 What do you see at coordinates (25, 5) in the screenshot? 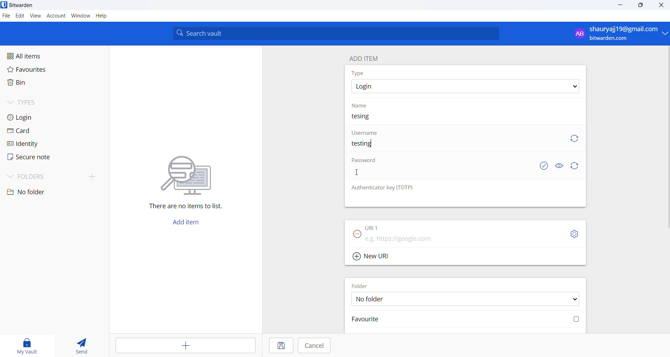
I see `application name` at bounding box center [25, 5].